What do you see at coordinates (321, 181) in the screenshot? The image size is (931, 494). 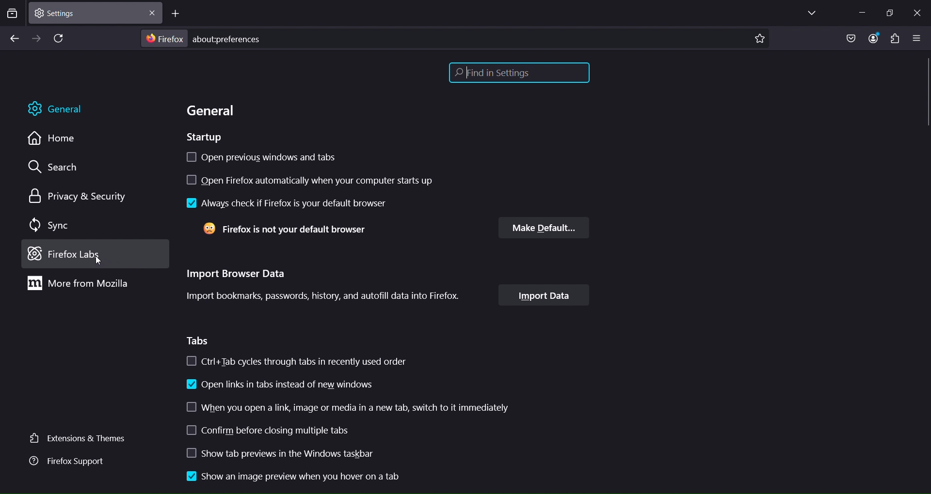 I see `open firefox automatically when computer starts up` at bounding box center [321, 181].